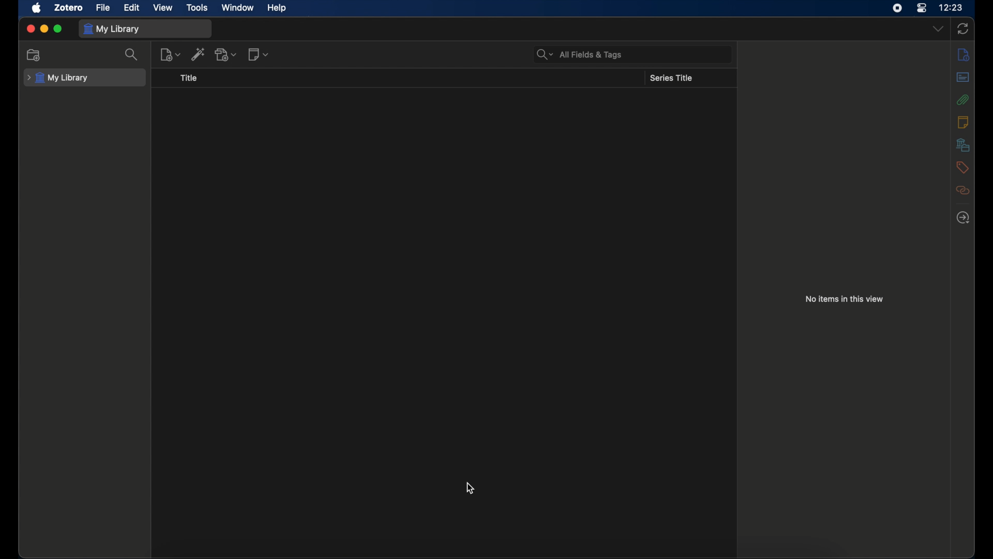 This screenshot has height=559, width=993. Describe the element at coordinates (962, 167) in the screenshot. I see `tags` at that location.